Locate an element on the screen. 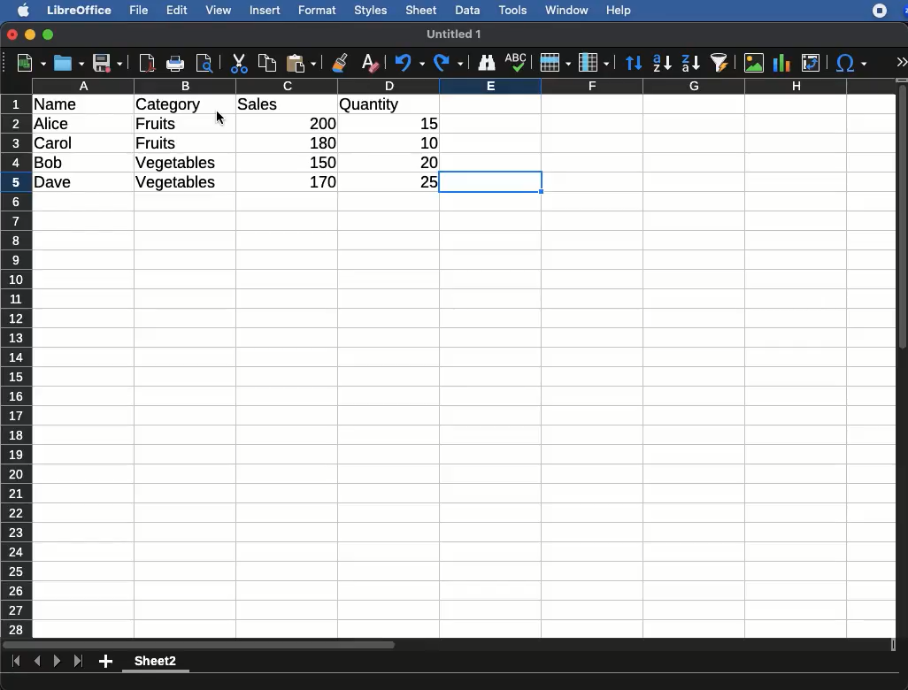 This screenshot has height=690, width=908. close is located at coordinates (13, 36).